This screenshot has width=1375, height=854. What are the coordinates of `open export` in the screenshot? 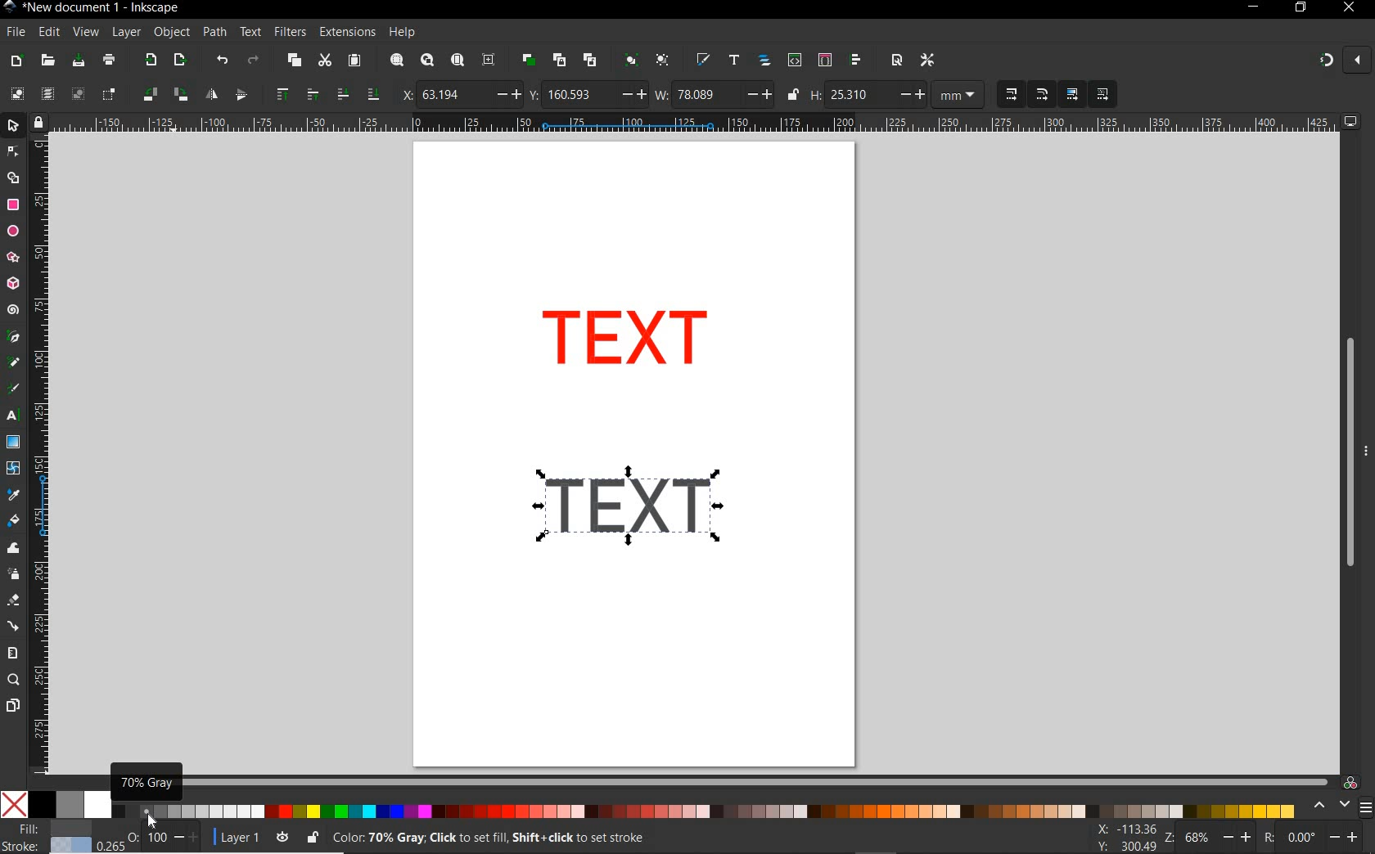 It's located at (179, 61).